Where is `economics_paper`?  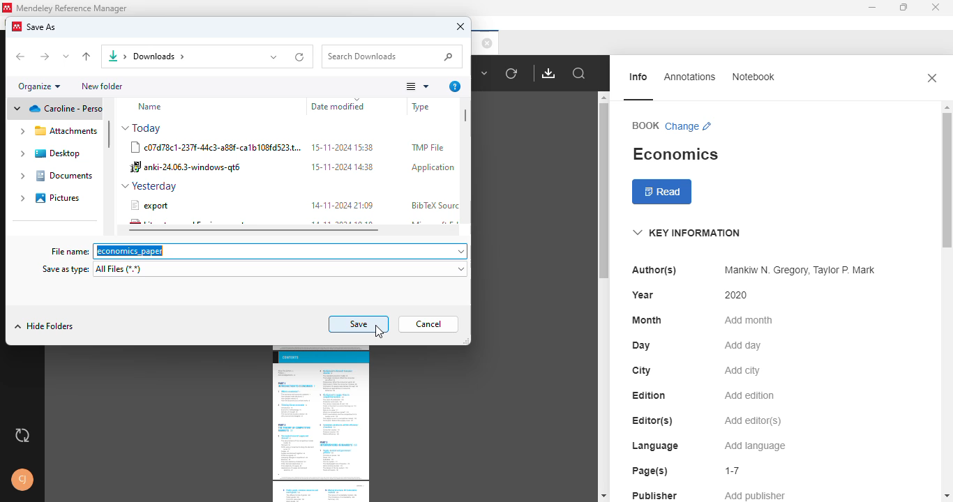 economics_paper is located at coordinates (283, 251).